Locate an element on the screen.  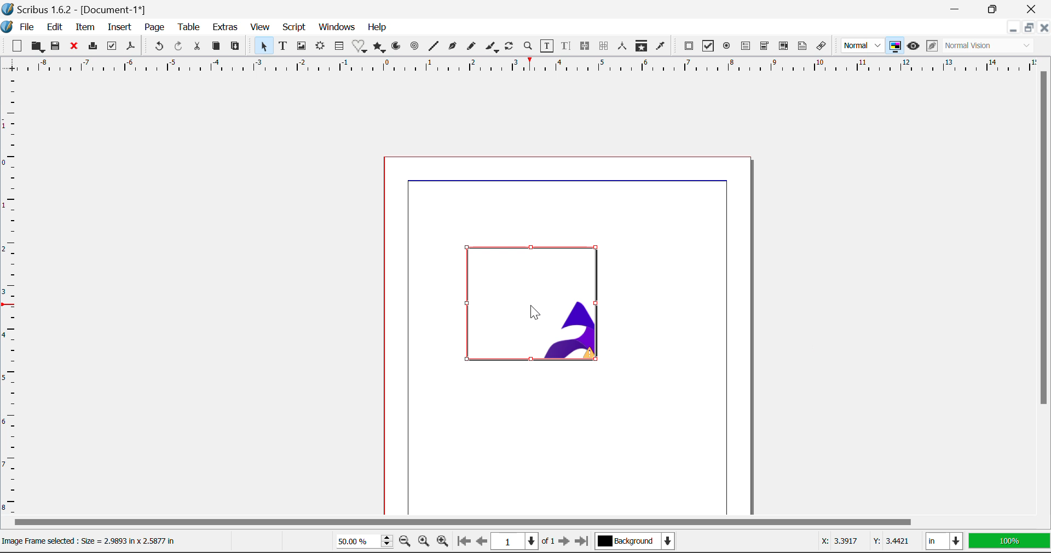
Freehand Line is located at coordinates (473, 47).